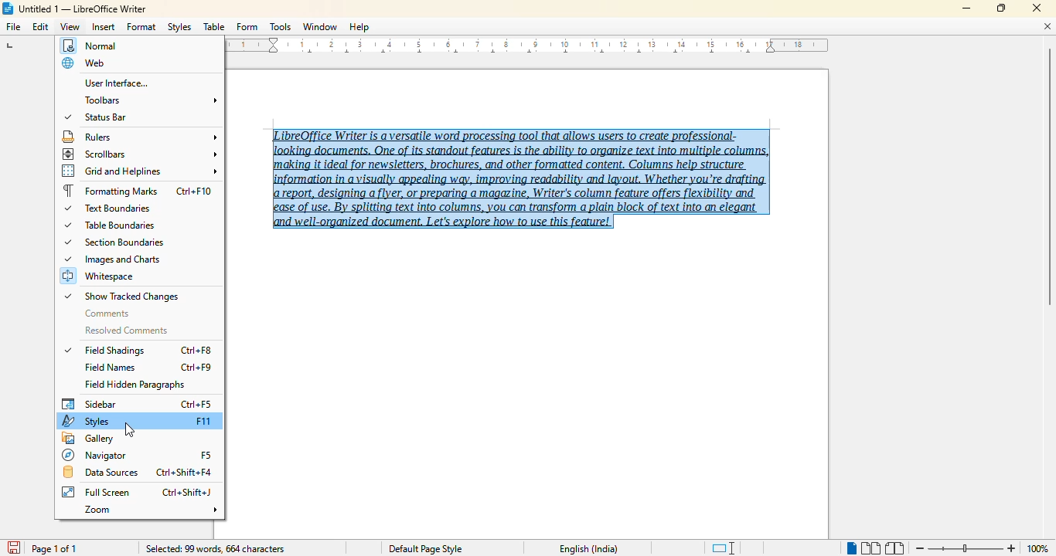  I want to click on close document, so click(1048, 26).